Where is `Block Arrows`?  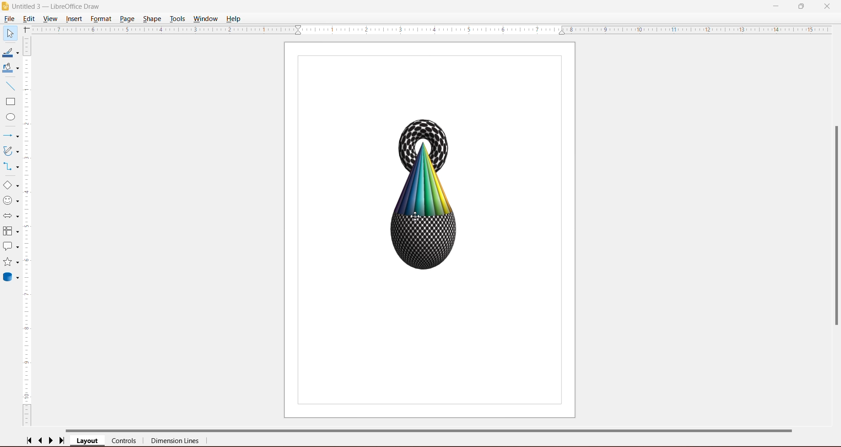
Block Arrows is located at coordinates (11, 216).